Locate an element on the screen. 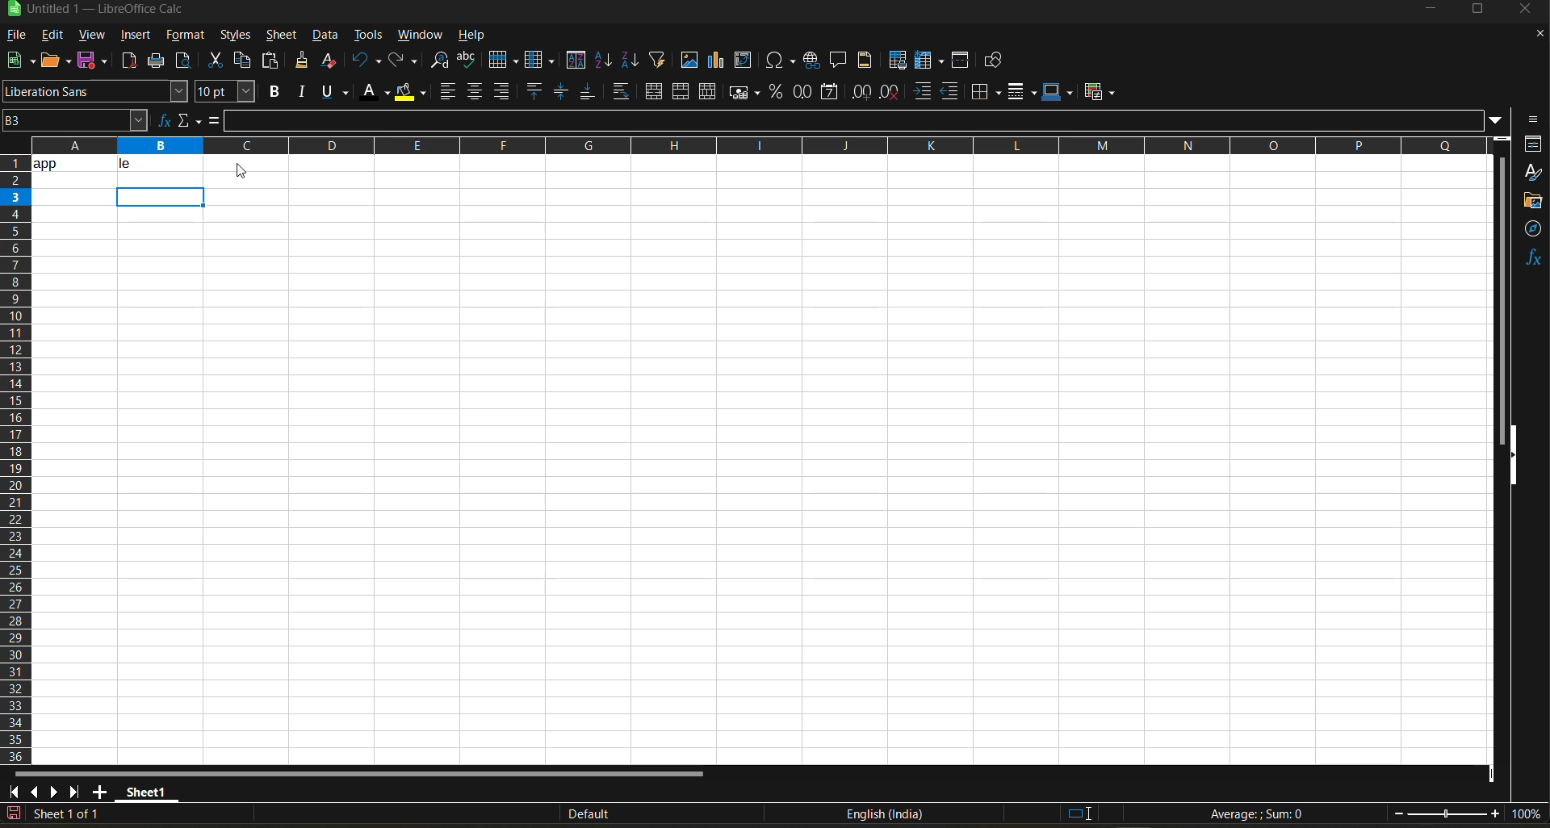  styles is located at coordinates (1532, 174).